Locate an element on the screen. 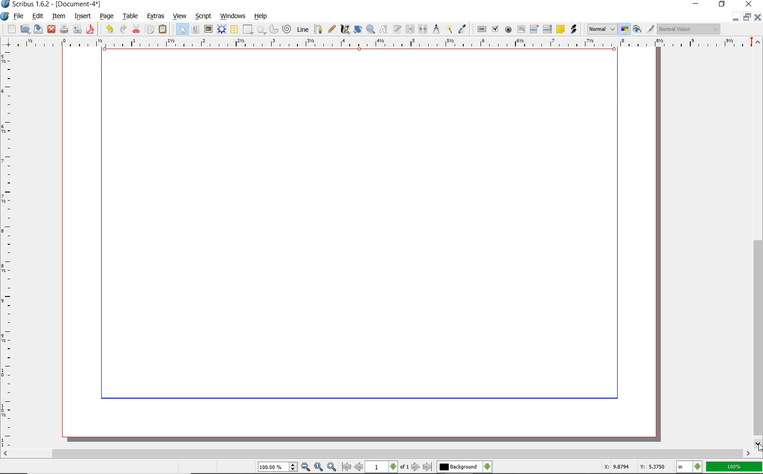 The height and width of the screenshot is (474, 763). X: 9.8794 Y: 5.3750 is located at coordinates (633, 467).